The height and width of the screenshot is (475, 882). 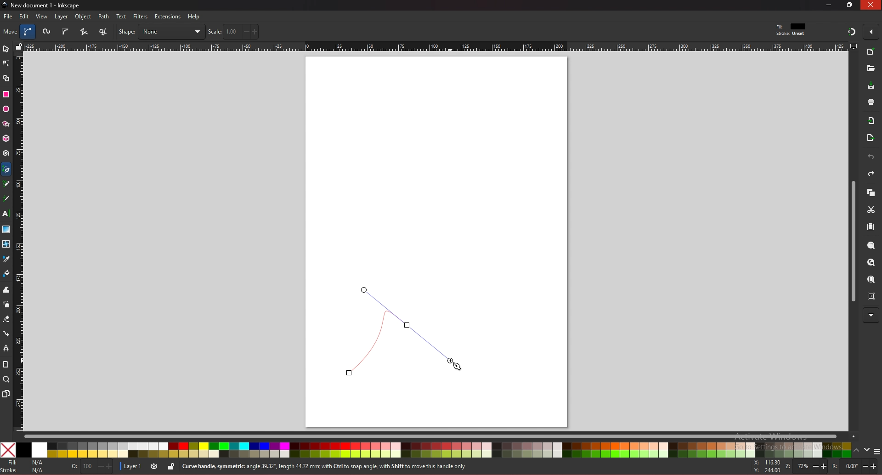 I want to click on connector, so click(x=6, y=334).